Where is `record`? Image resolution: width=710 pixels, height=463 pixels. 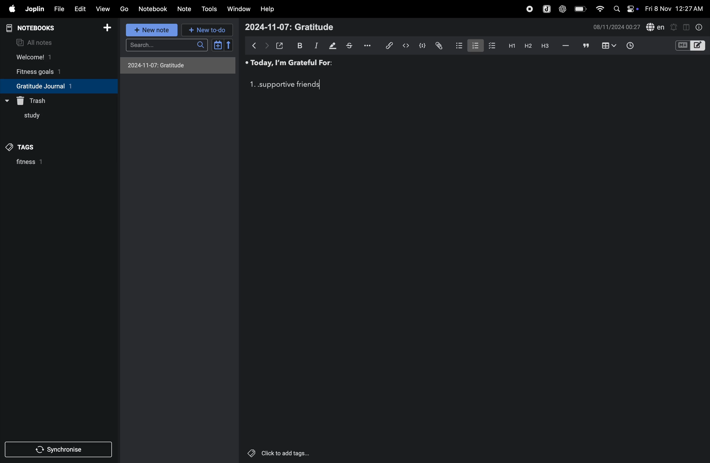 record is located at coordinates (528, 9).